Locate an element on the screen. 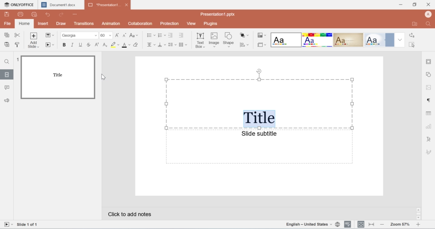 This screenshot has height=229, width=435. search is located at coordinates (430, 24).